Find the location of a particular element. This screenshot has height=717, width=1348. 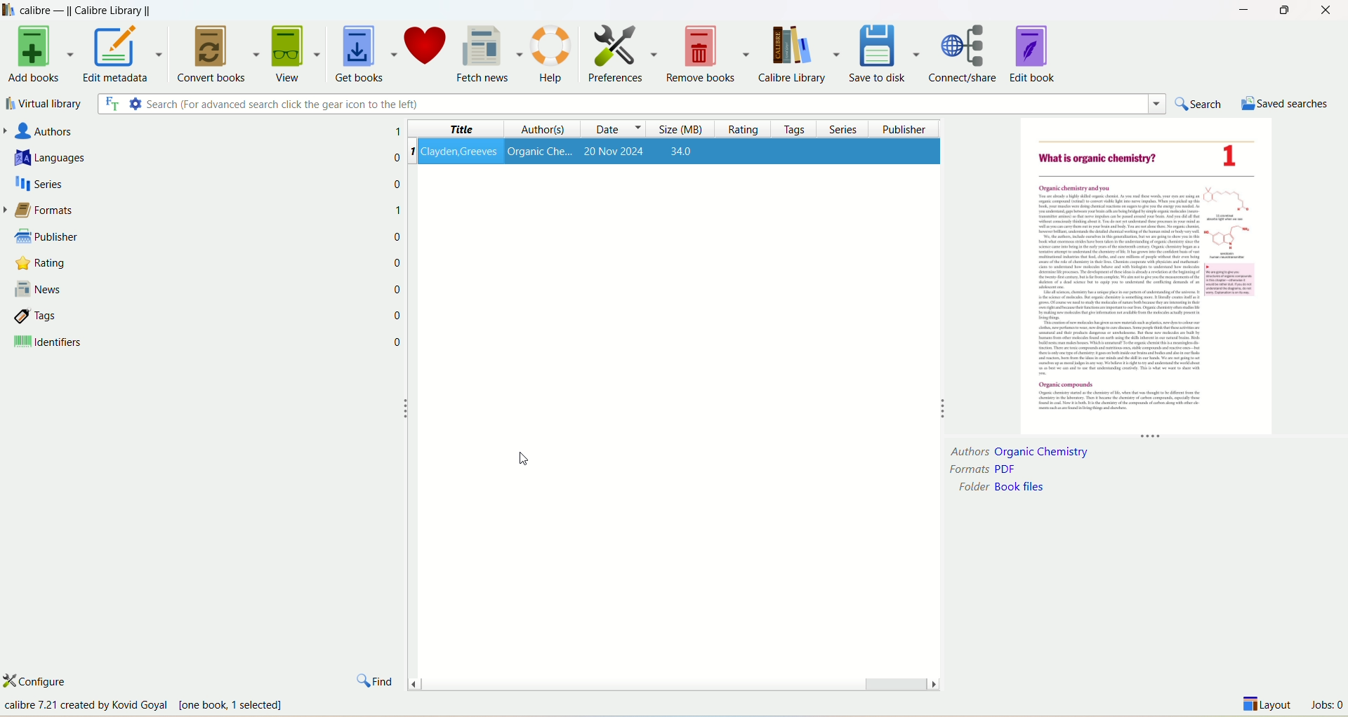

virtual library is located at coordinates (44, 103).